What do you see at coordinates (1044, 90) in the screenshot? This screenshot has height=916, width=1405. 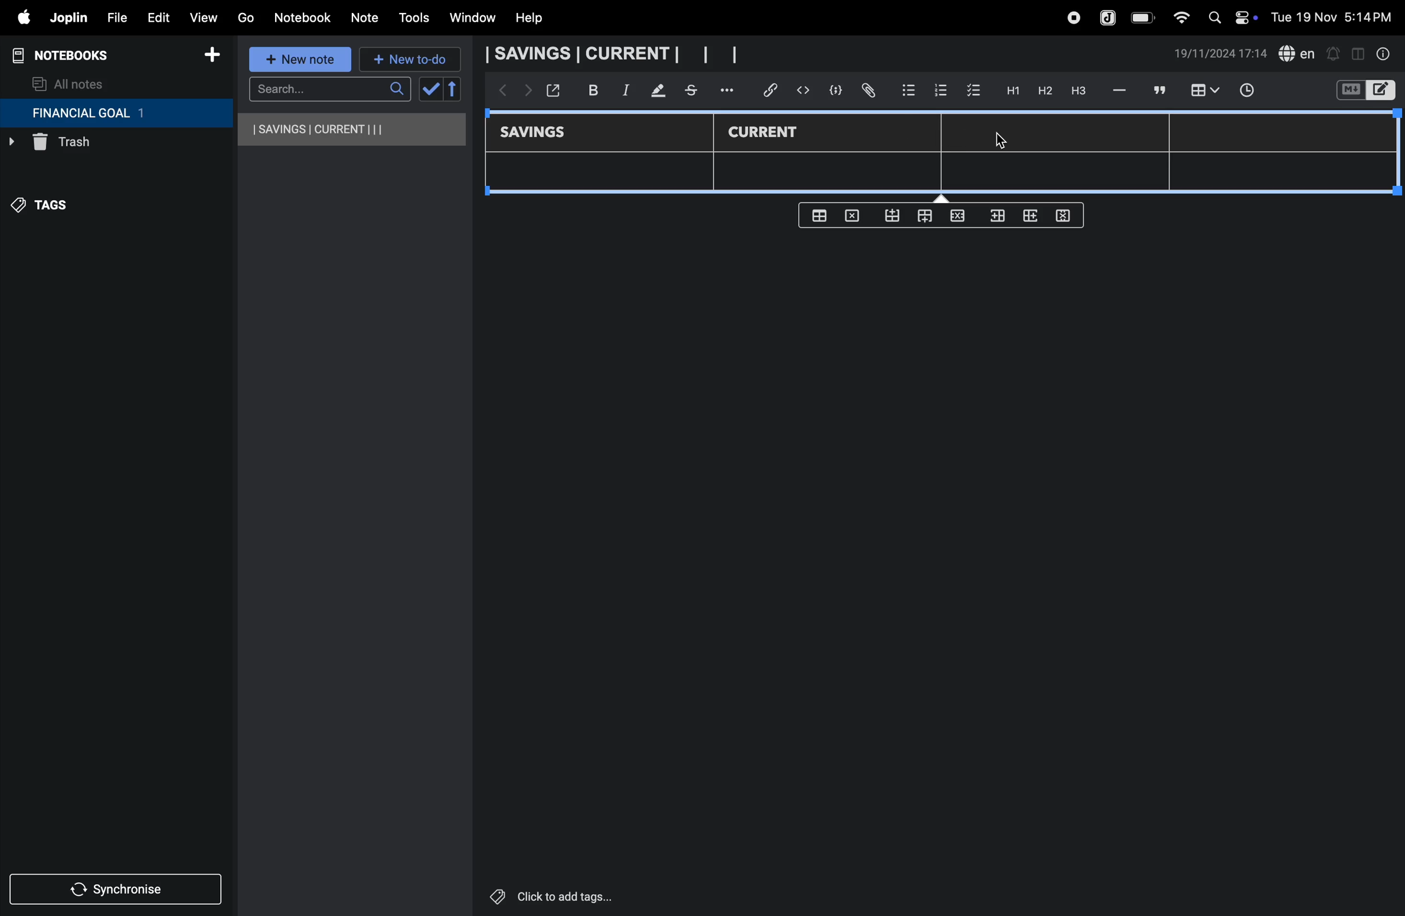 I see `h2` at bounding box center [1044, 90].